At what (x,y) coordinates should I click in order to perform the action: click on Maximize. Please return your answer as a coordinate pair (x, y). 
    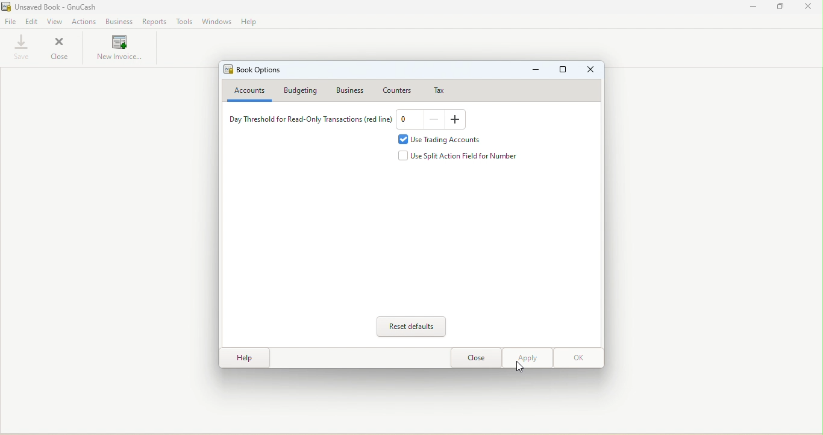
    Looking at the image, I should click on (780, 7).